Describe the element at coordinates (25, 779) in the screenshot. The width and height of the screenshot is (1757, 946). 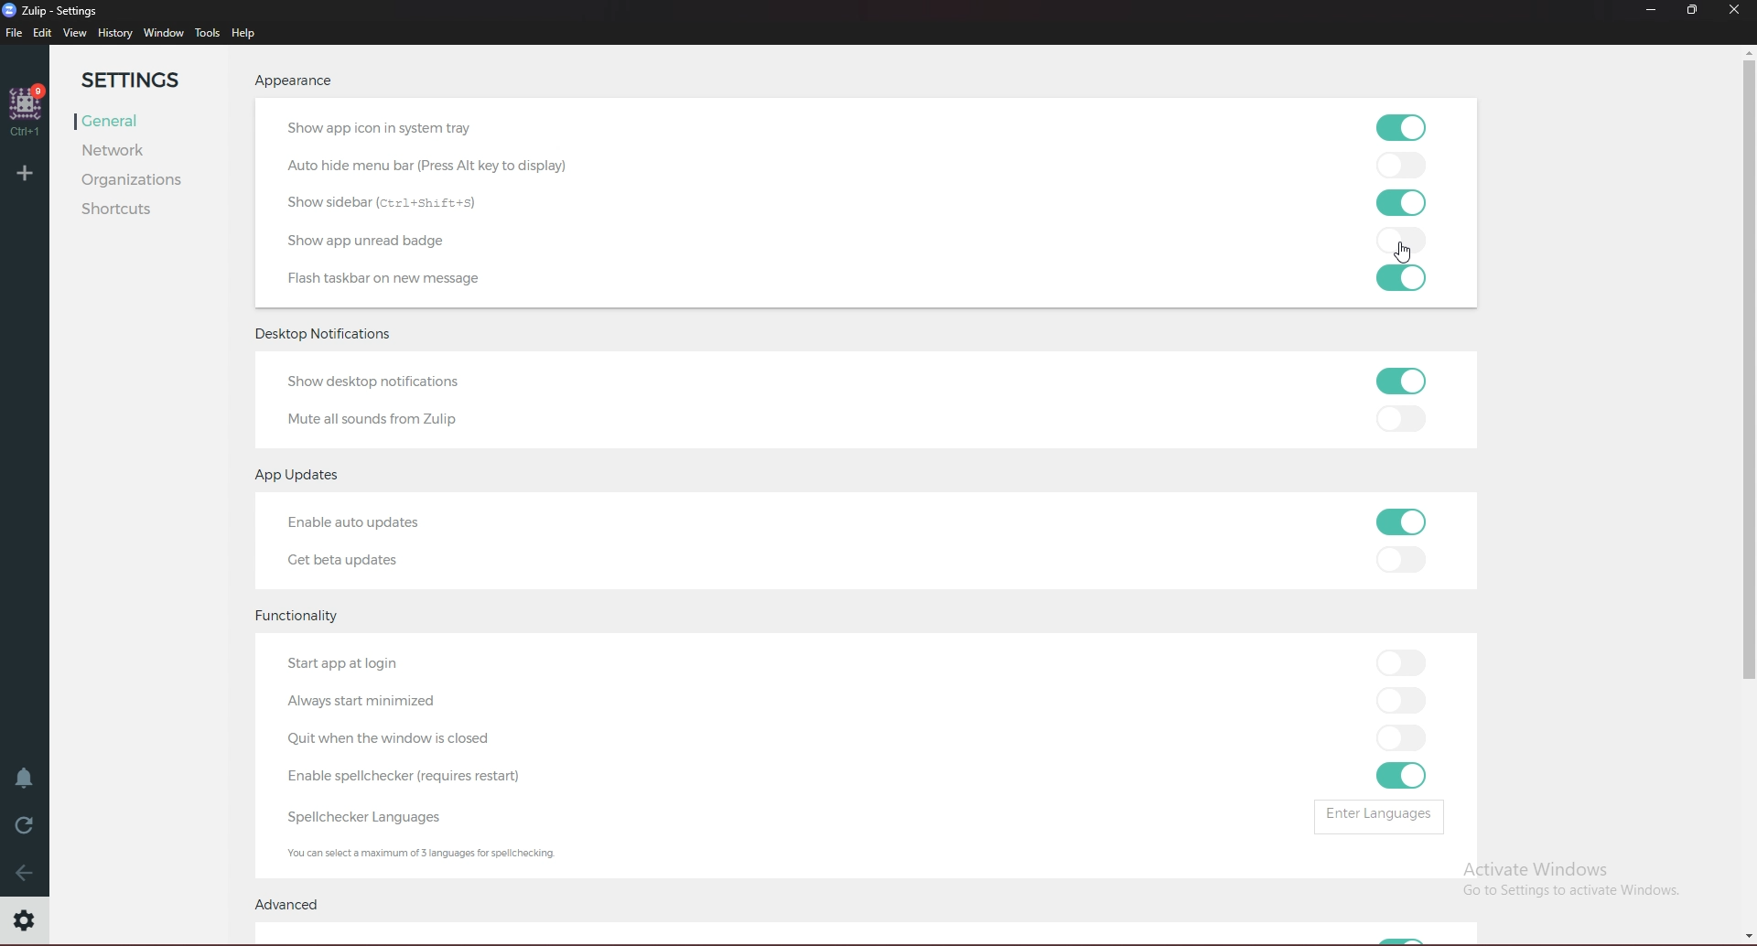
I see `Enable do not disturb` at that location.